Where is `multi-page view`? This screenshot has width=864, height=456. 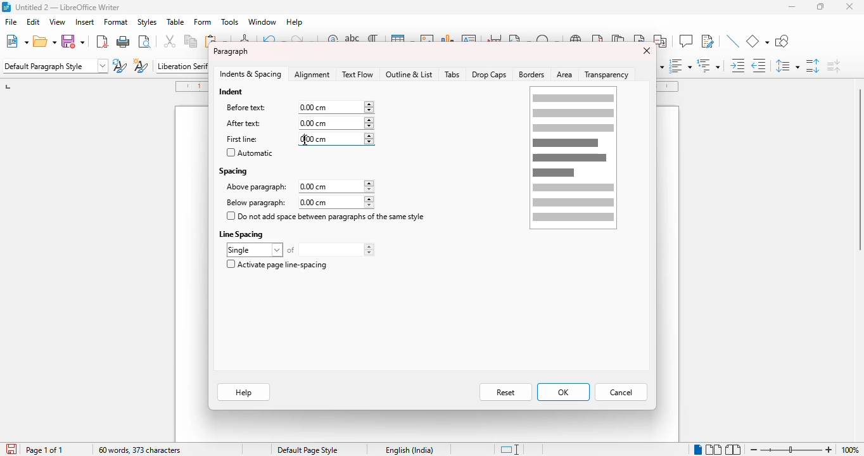
multi-page view is located at coordinates (714, 449).